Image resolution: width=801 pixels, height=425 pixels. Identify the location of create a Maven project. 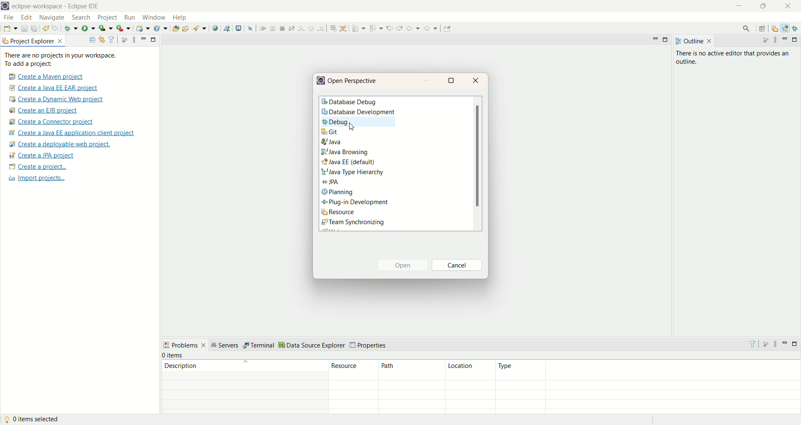
(43, 76).